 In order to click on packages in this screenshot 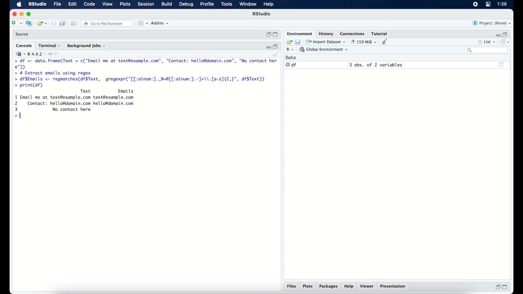, I will do `click(328, 287)`.